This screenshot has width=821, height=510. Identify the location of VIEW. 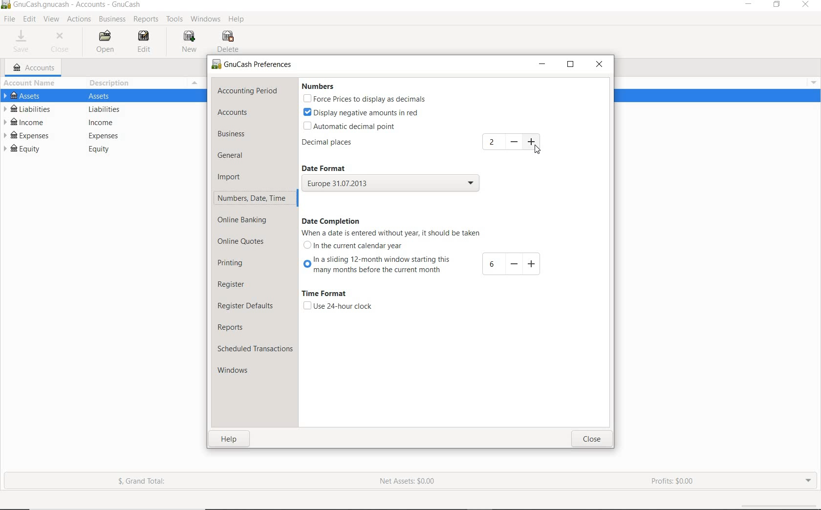
(52, 20).